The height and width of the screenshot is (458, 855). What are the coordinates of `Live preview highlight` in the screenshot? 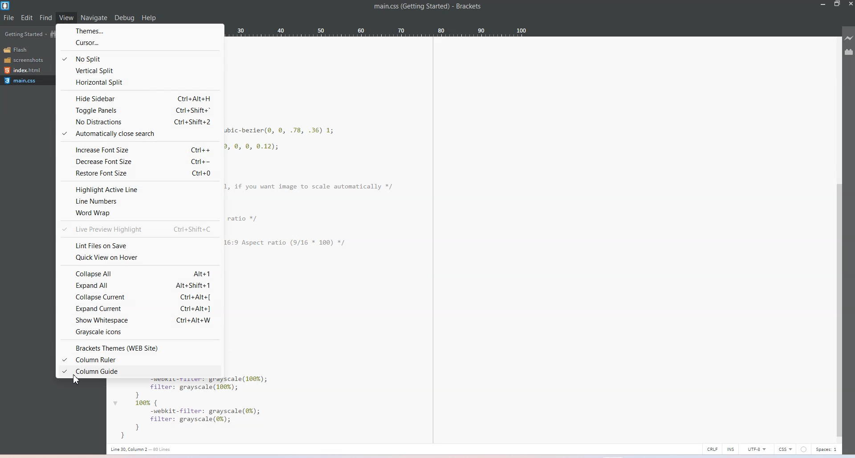 It's located at (140, 229).